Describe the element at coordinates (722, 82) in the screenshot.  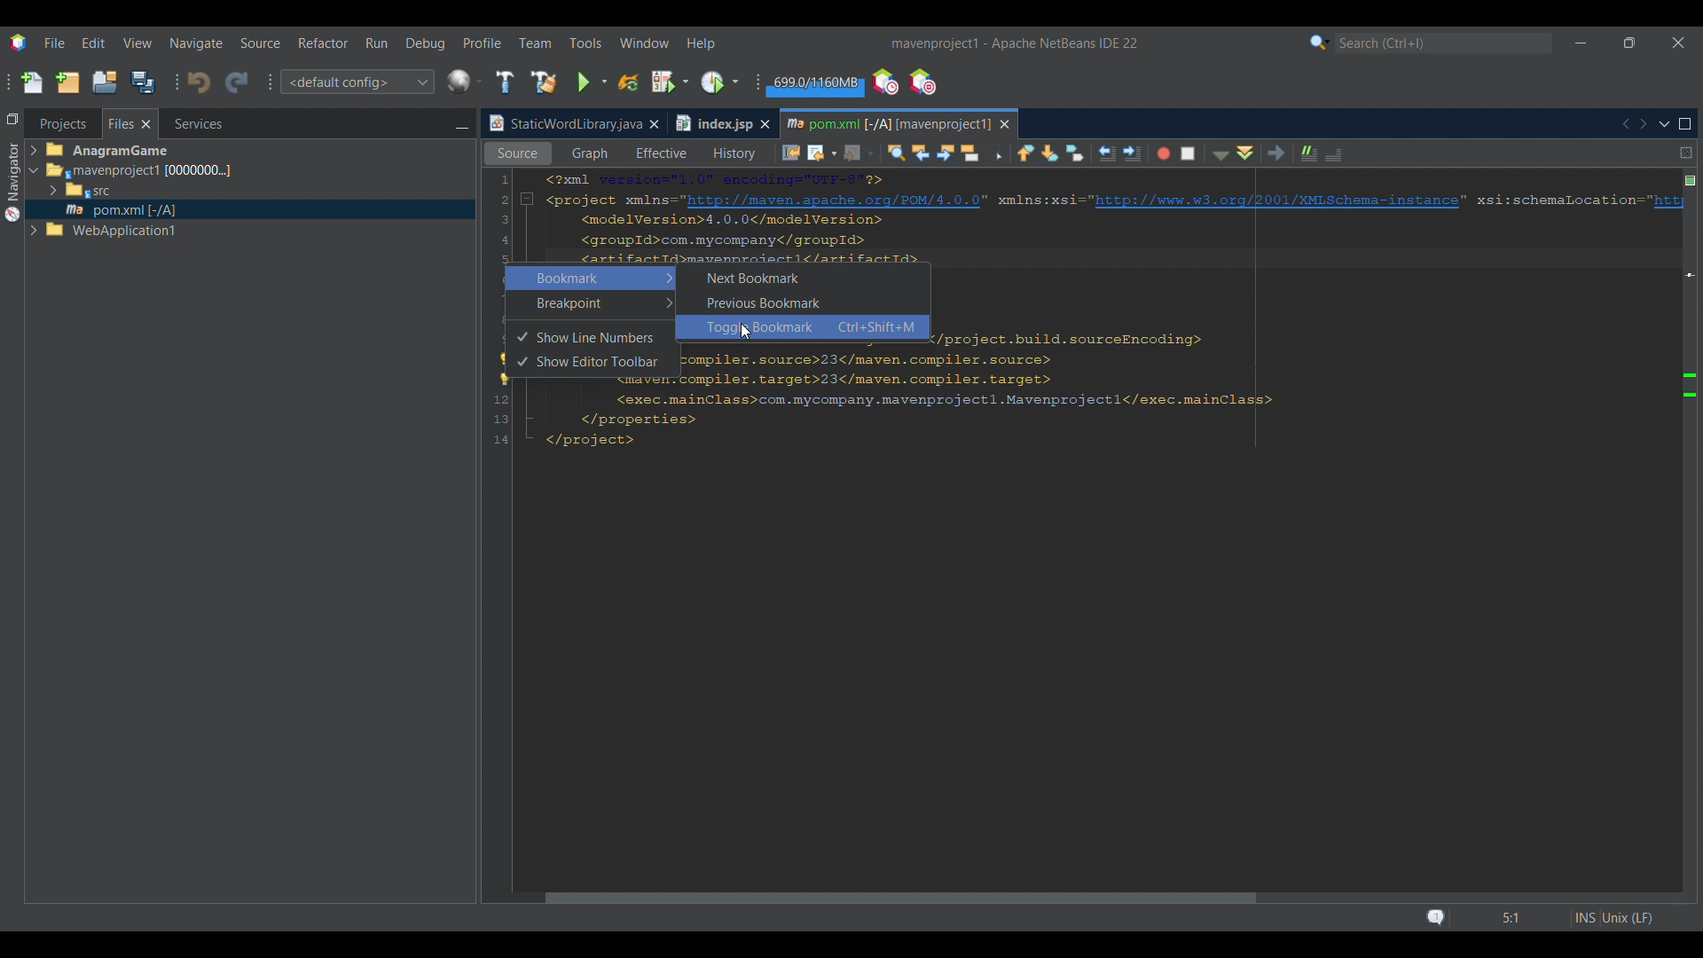
I see `Profile main project options` at that location.